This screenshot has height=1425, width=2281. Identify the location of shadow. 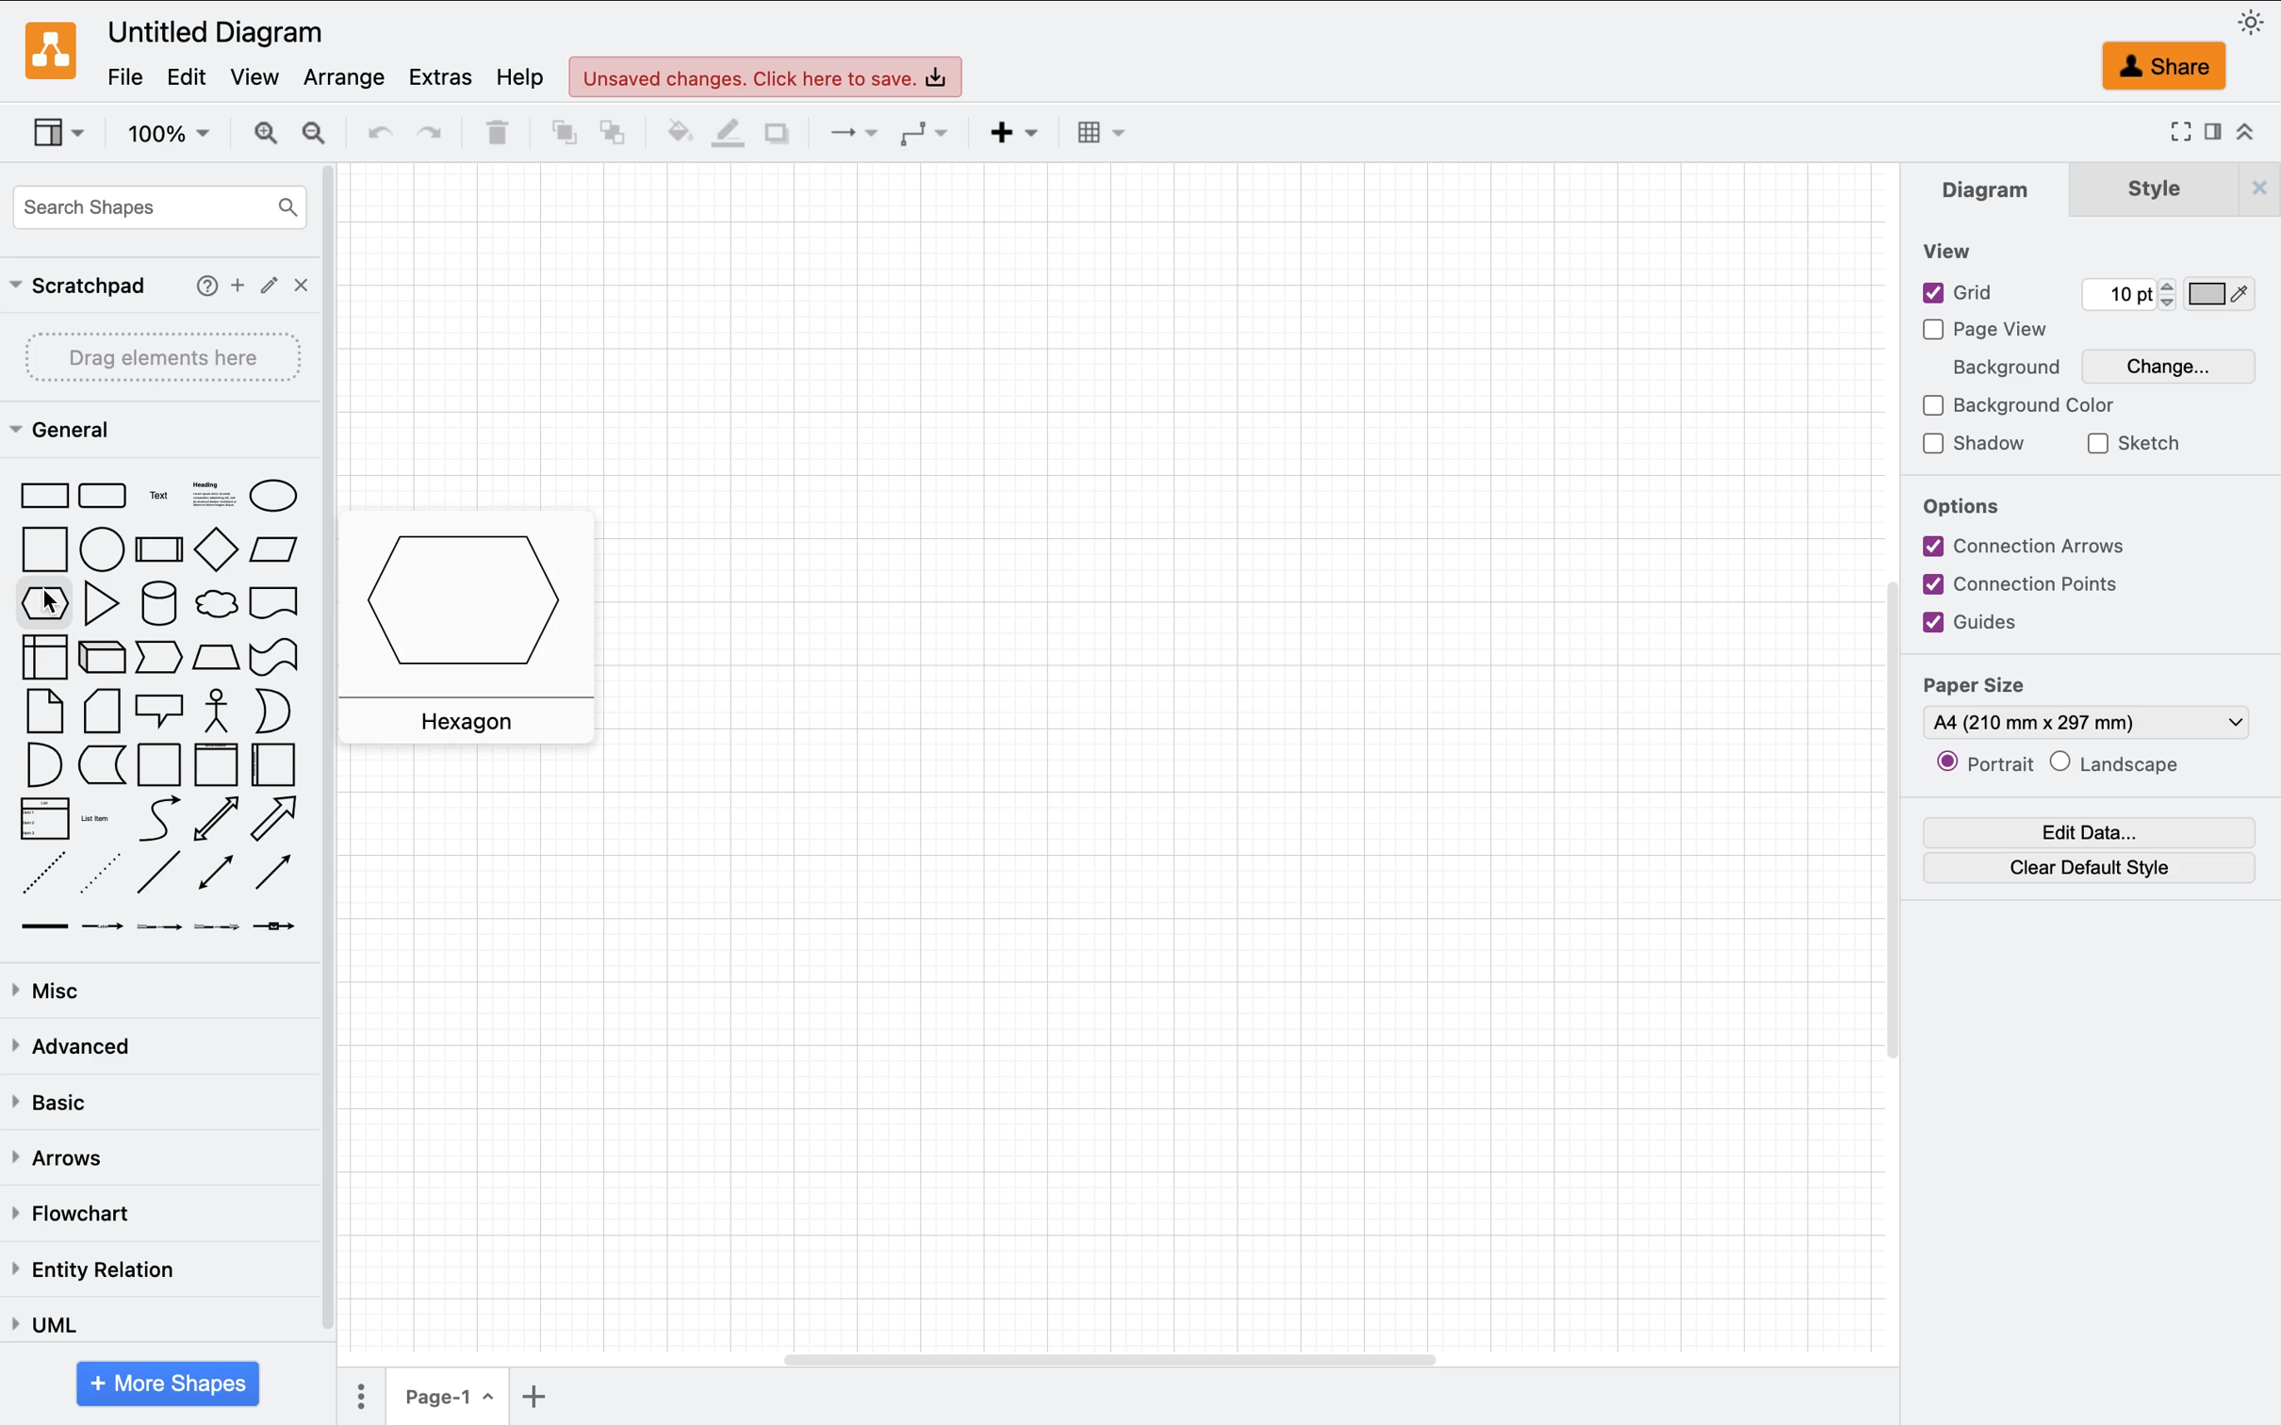
(1976, 444).